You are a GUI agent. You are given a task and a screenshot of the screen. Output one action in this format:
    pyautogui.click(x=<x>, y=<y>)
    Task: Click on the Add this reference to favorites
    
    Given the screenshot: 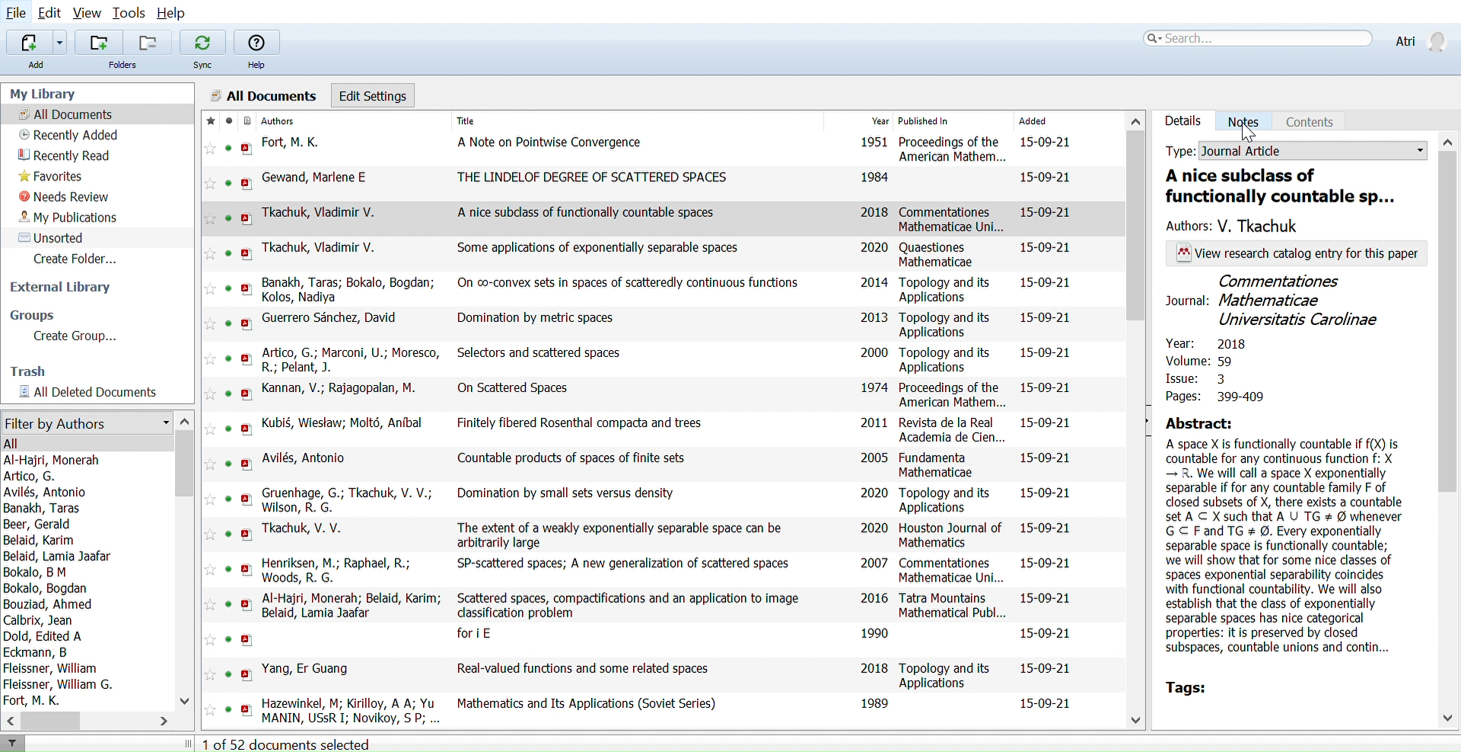 What is the action you would take?
    pyautogui.click(x=211, y=711)
    